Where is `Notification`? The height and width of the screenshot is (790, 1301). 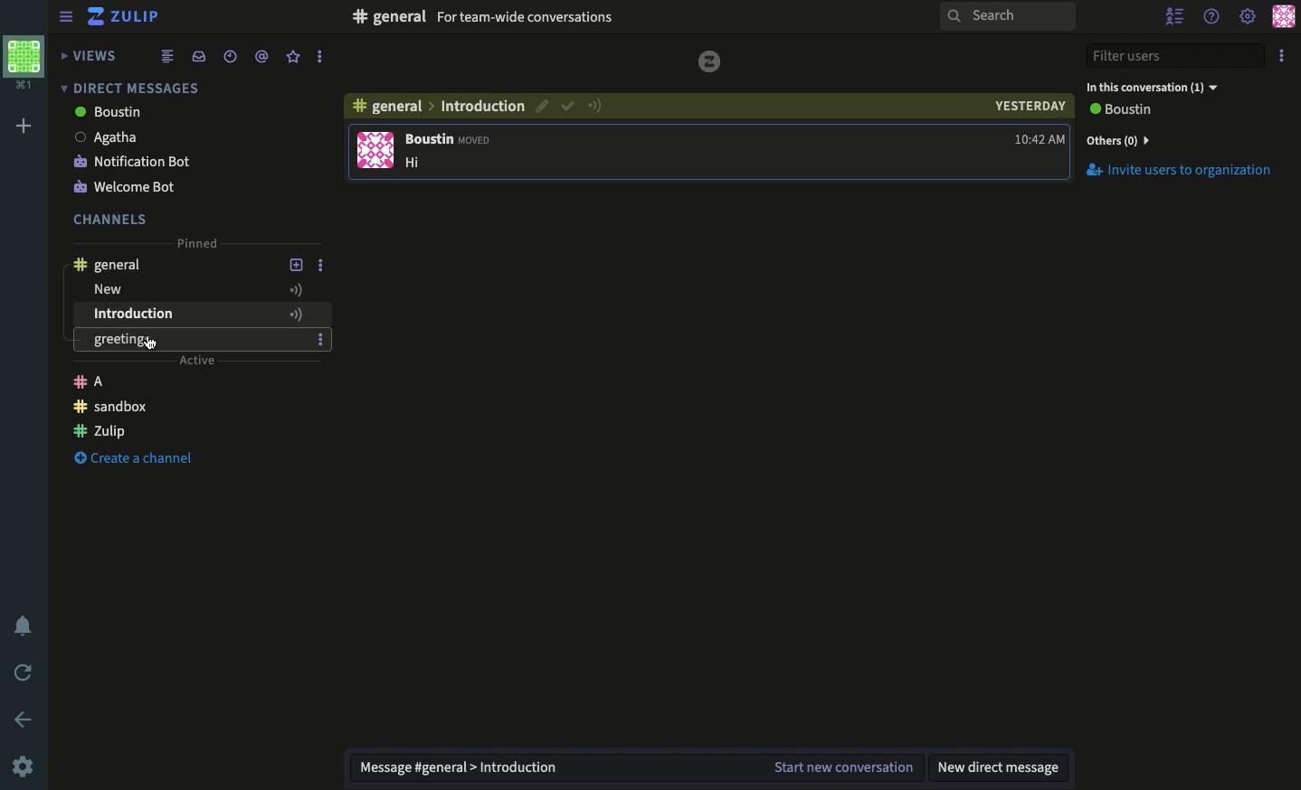 Notification is located at coordinates (25, 628).